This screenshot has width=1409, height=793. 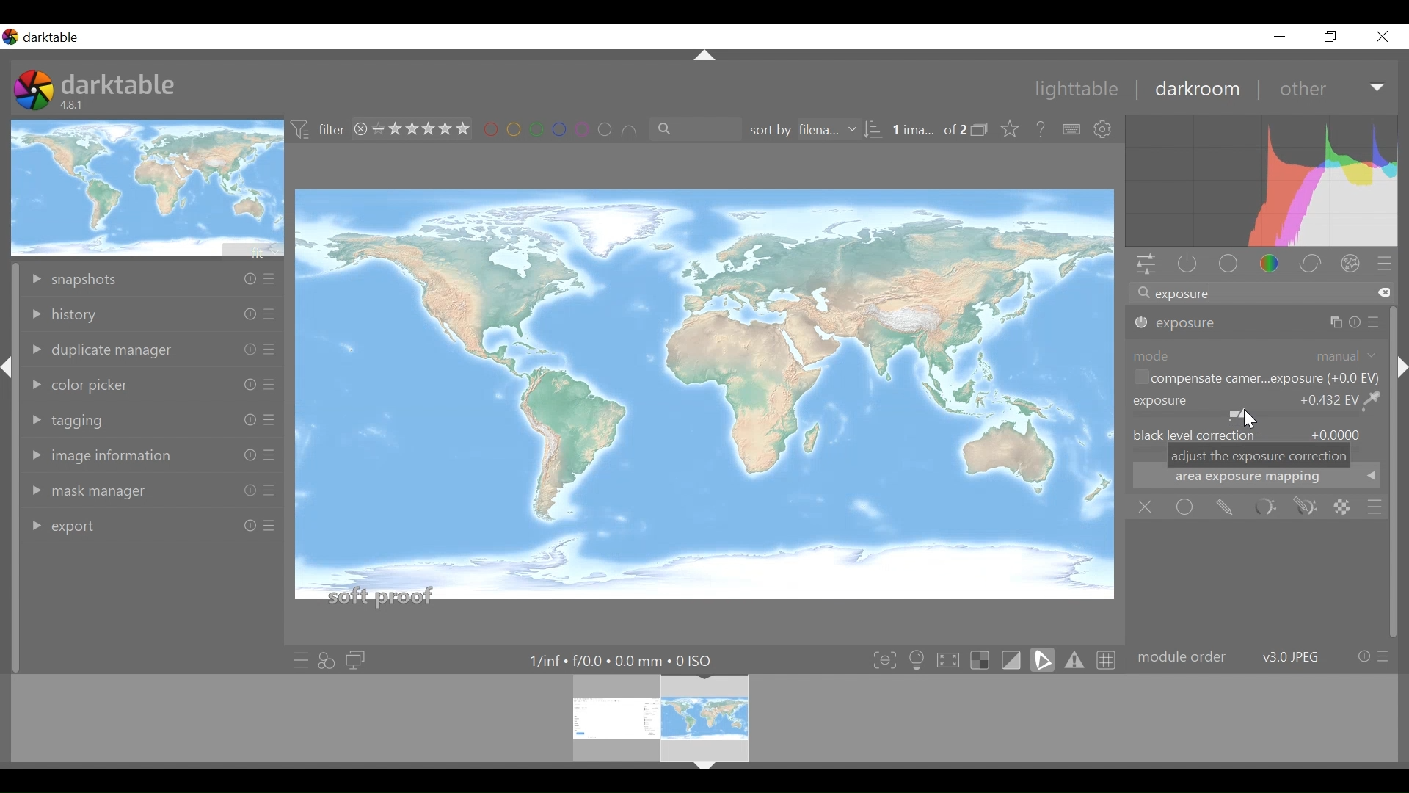 What do you see at coordinates (327, 661) in the screenshot?
I see `quick access for appyling any of styles ` at bounding box center [327, 661].